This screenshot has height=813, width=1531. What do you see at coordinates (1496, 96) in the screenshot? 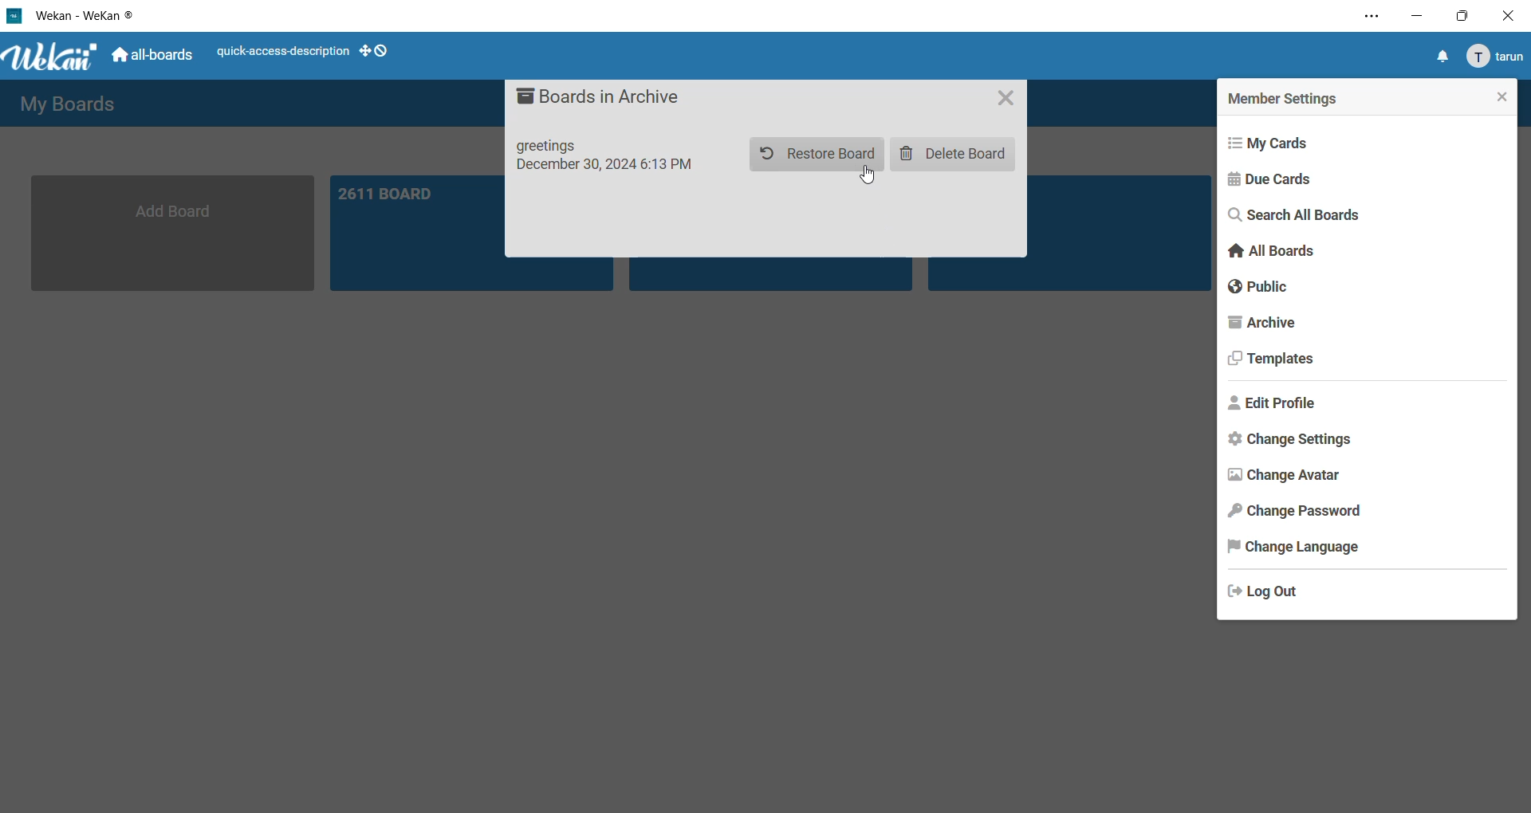
I see `close` at bounding box center [1496, 96].